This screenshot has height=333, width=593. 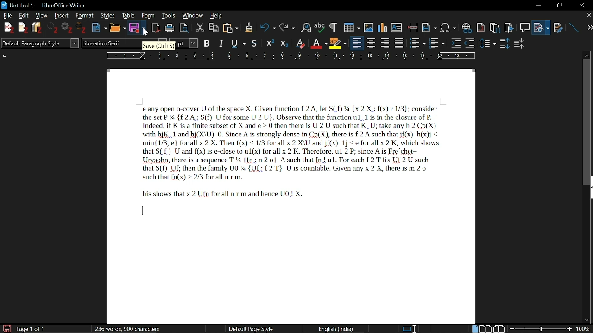 I want to click on maximize, so click(x=559, y=5).